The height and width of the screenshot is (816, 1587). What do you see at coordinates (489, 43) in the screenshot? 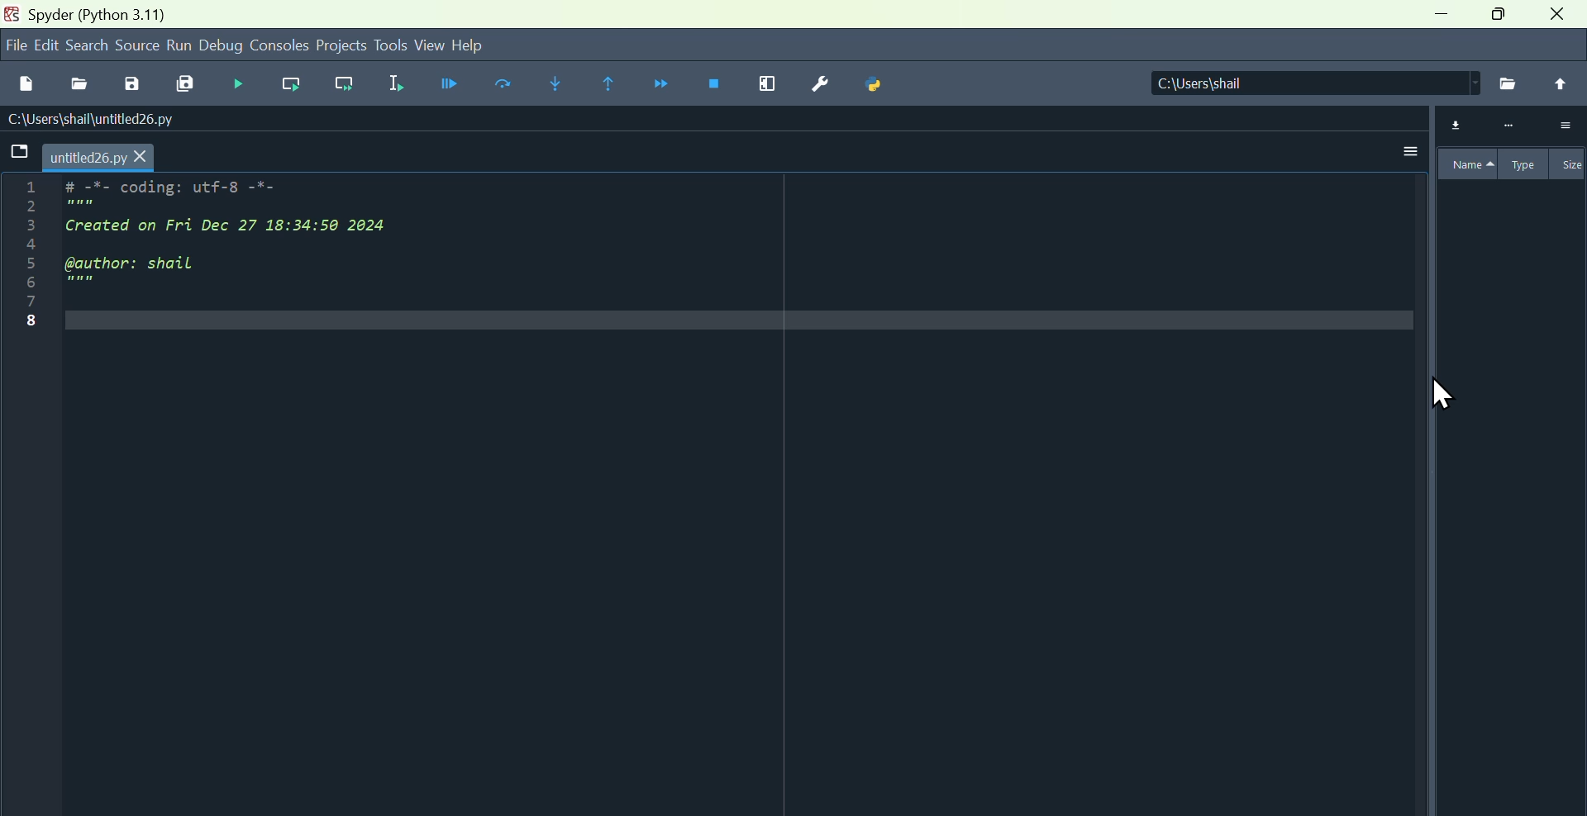
I see `help` at bounding box center [489, 43].